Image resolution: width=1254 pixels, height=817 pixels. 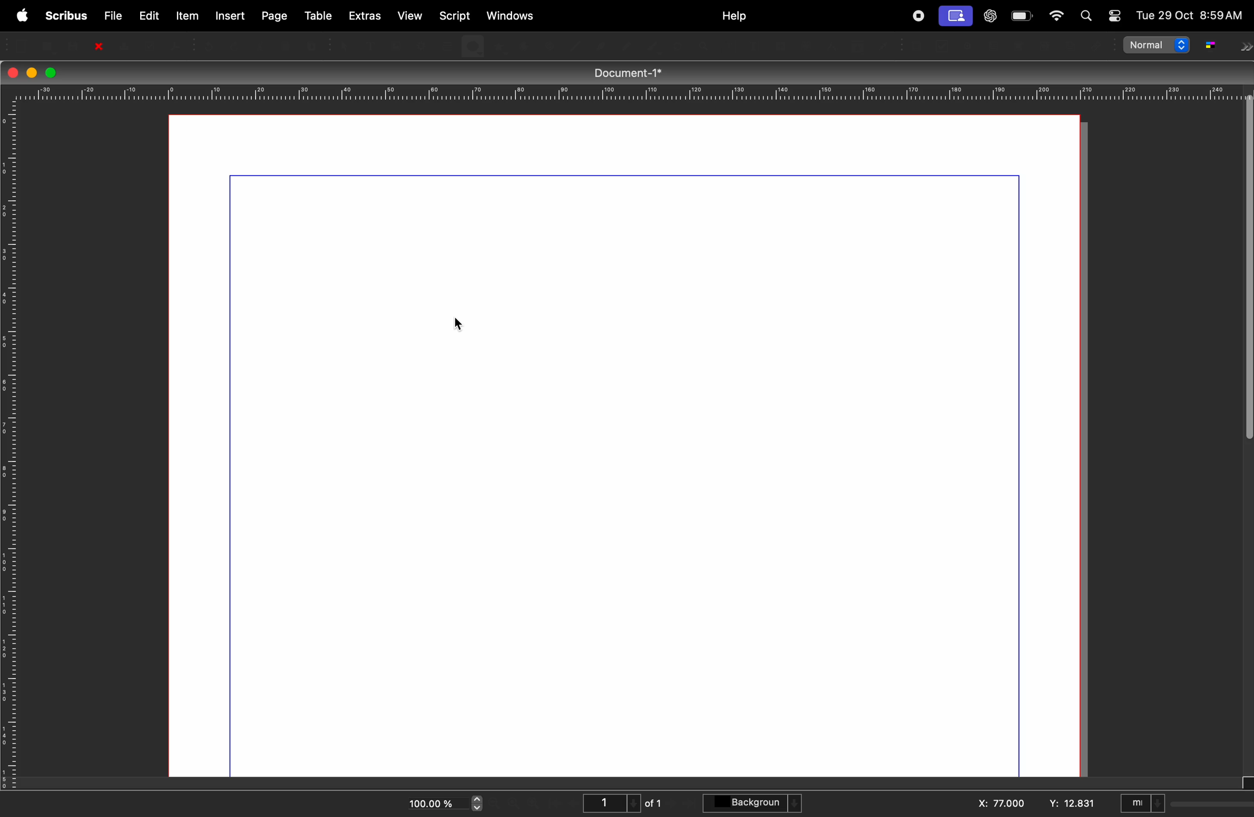 I want to click on apple menu, so click(x=21, y=15).